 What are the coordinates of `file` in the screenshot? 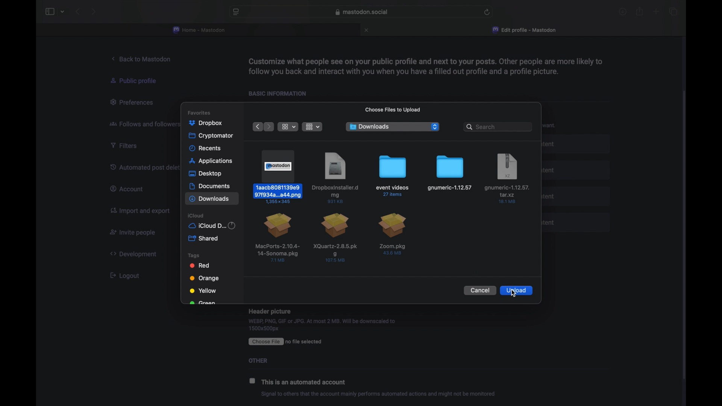 It's located at (450, 173).